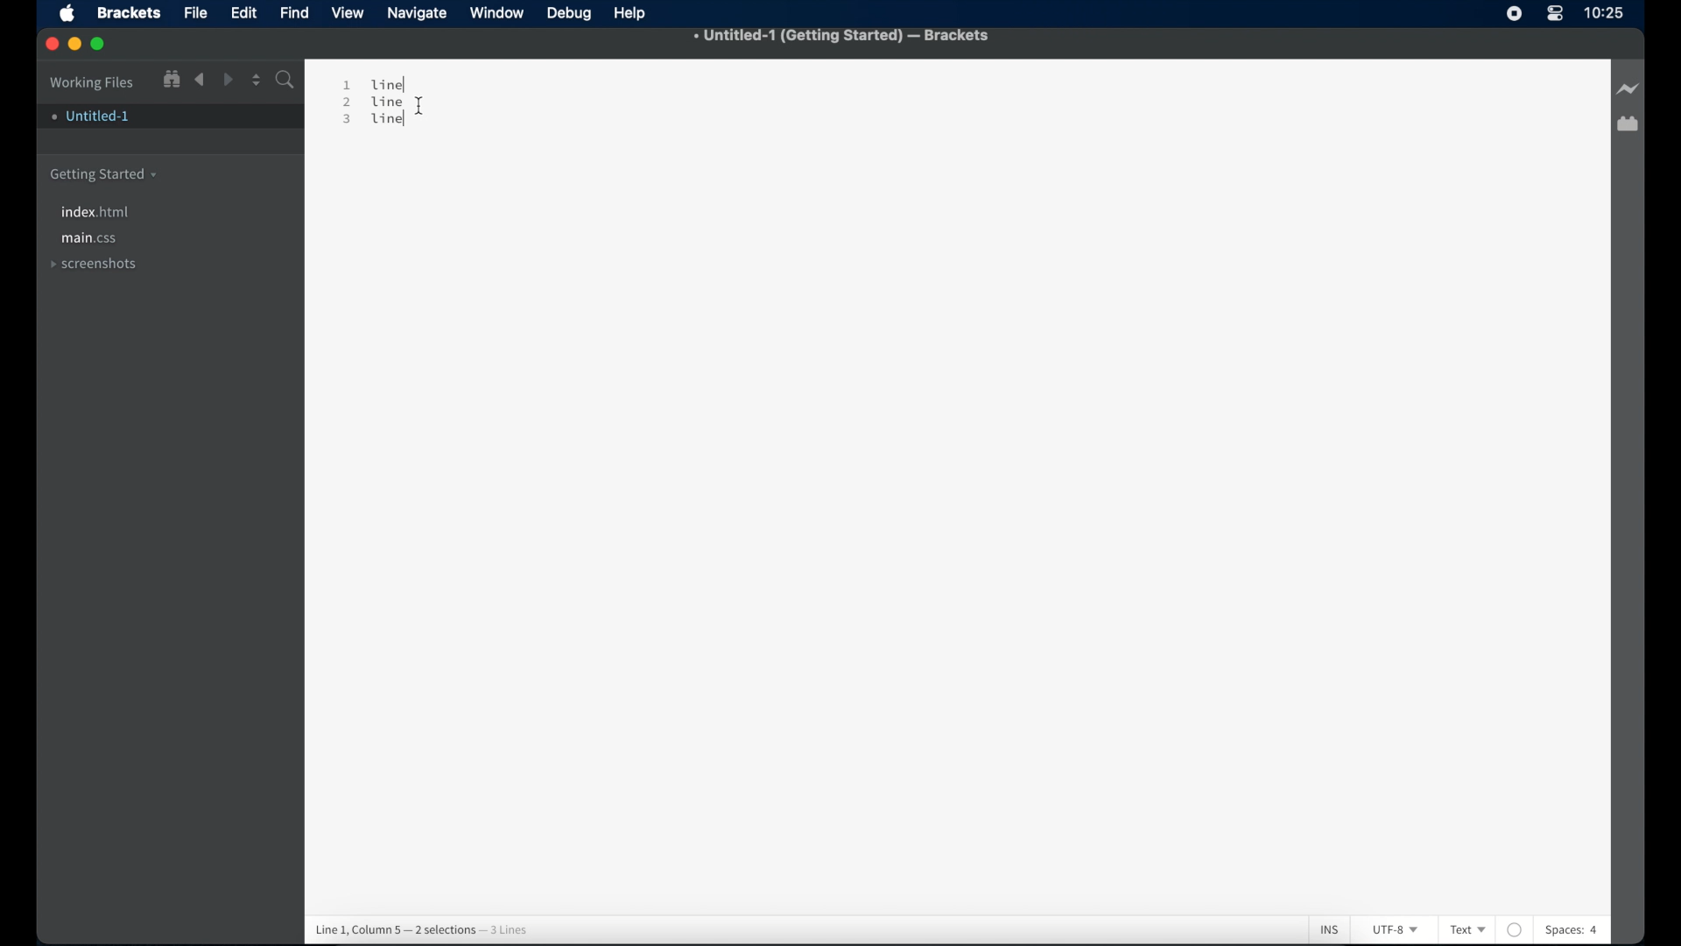 The image size is (1681, 946). I want to click on untitled-1 (getting started)  -  brackets, so click(842, 36).